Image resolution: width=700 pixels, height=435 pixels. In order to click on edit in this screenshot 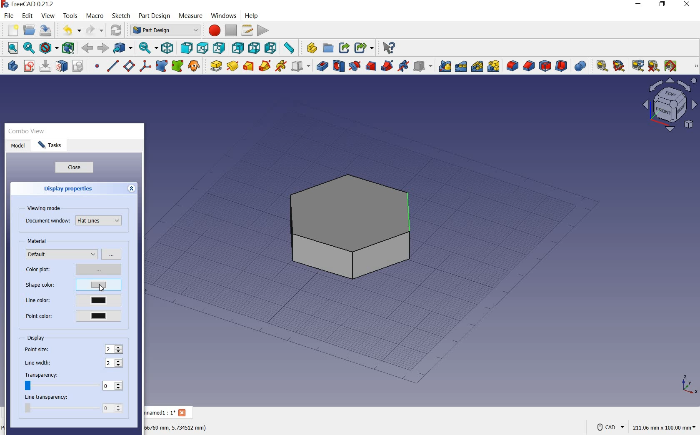, I will do `click(27, 15)`.